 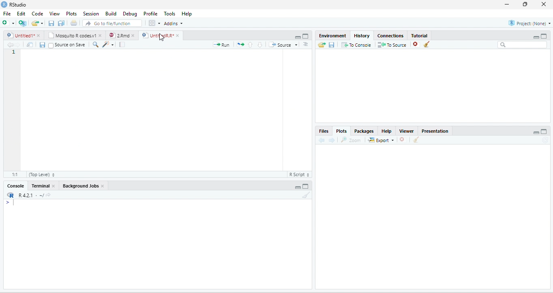 I want to click on close, so click(x=133, y=35).